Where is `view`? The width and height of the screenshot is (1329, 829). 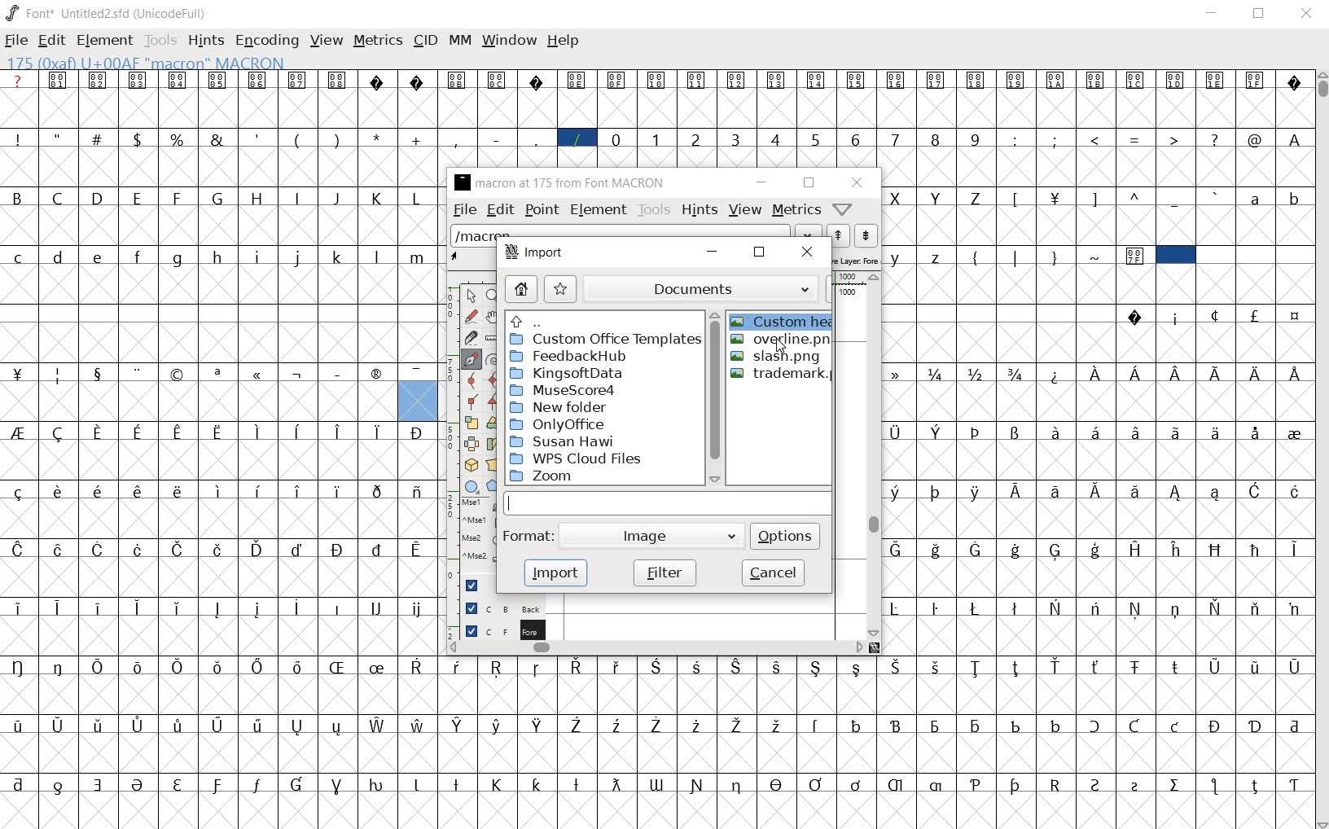
view is located at coordinates (327, 40).